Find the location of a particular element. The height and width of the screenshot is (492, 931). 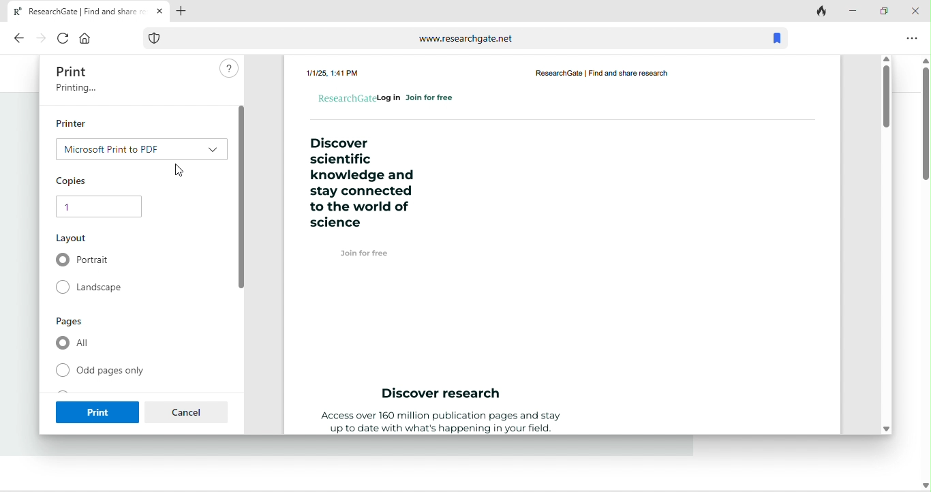

Join for free is located at coordinates (363, 253).